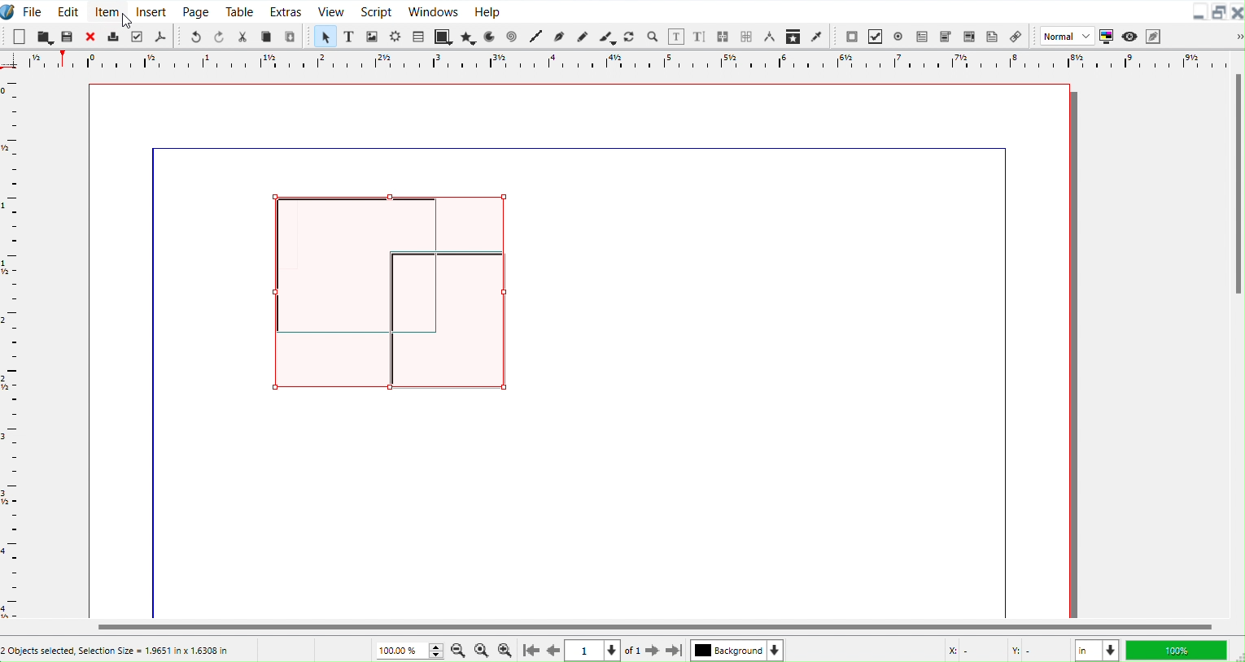 This screenshot has height=662, width=1245. I want to click on Zoom in or Out, so click(652, 37).